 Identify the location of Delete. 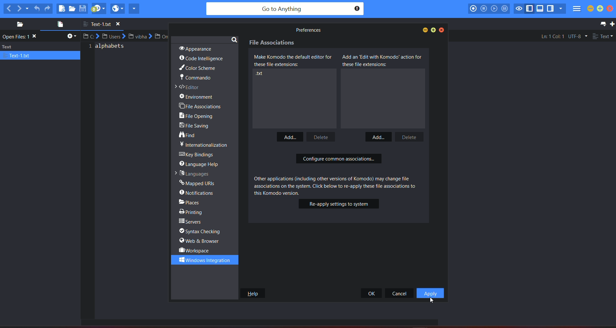
(412, 136).